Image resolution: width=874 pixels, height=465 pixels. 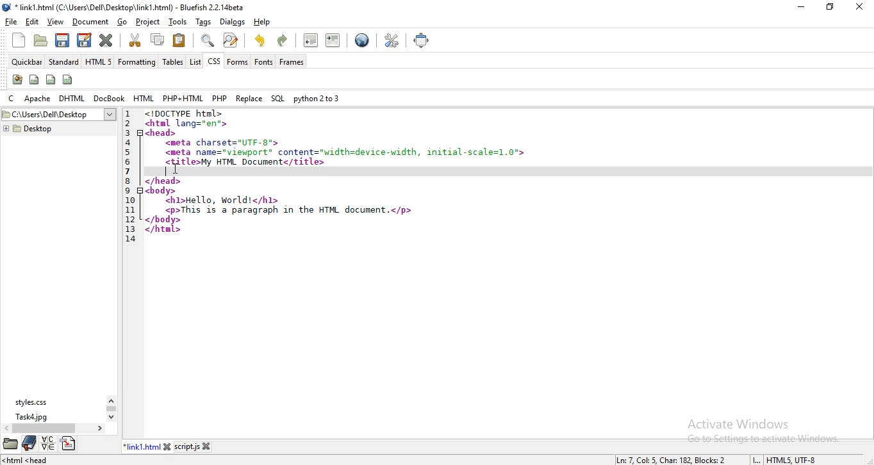 I want to click on div, so click(x=51, y=79).